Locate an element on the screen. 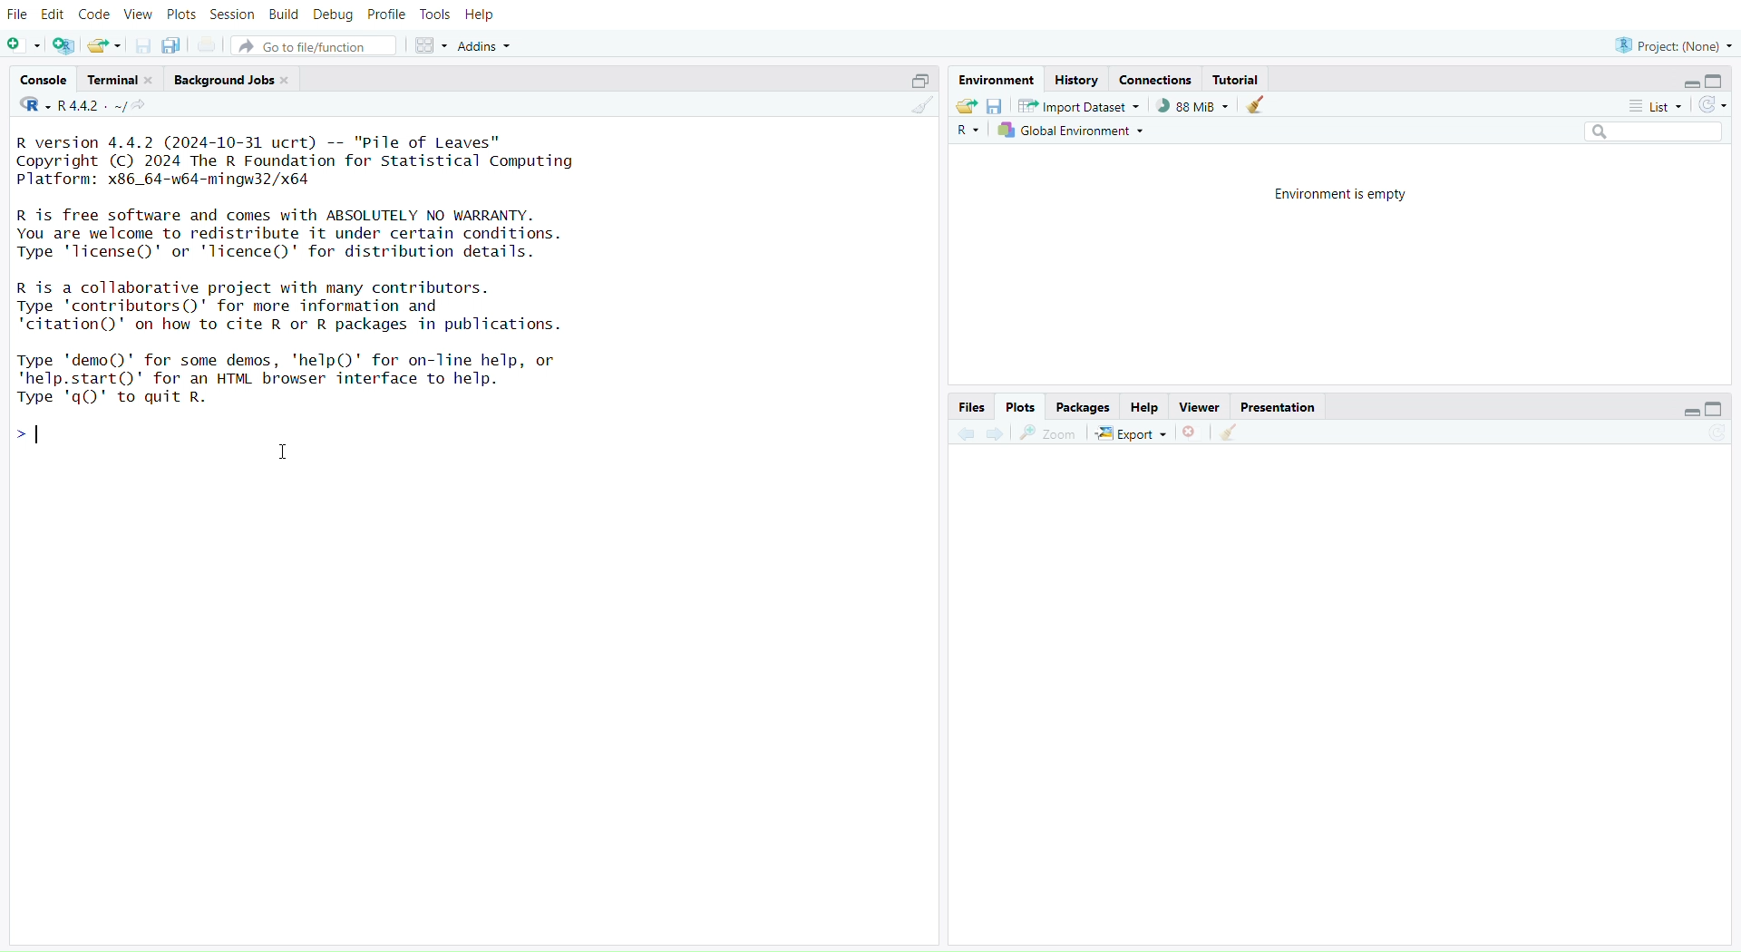 This screenshot has height=952, width=1741. create a project is located at coordinates (63, 45).